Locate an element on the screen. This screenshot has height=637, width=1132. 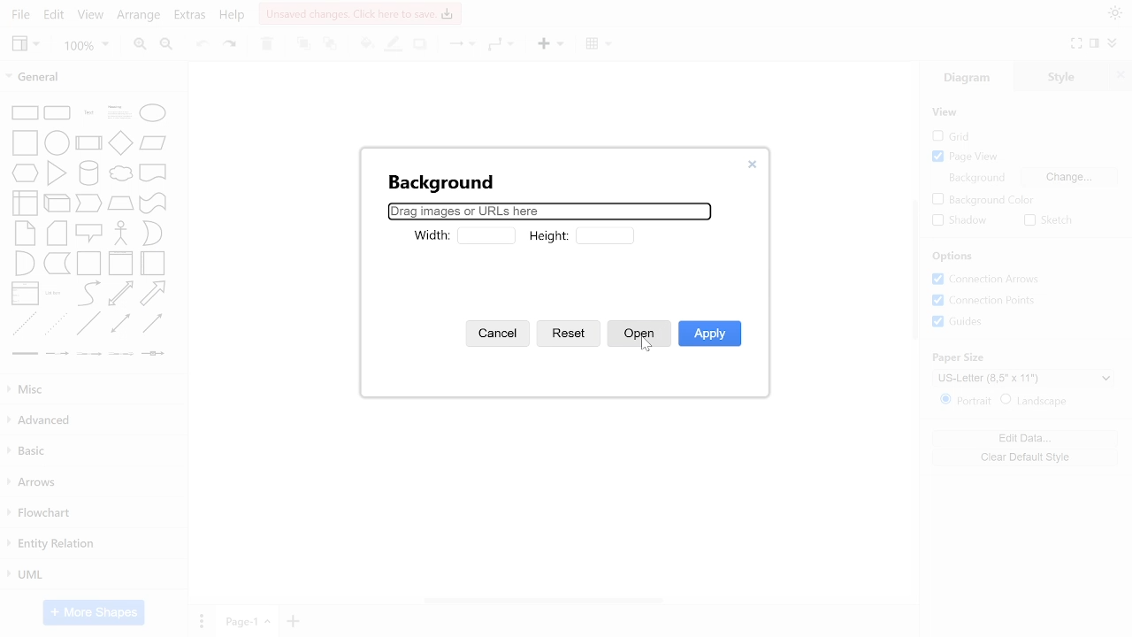
edit is located at coordinates (56, 14).